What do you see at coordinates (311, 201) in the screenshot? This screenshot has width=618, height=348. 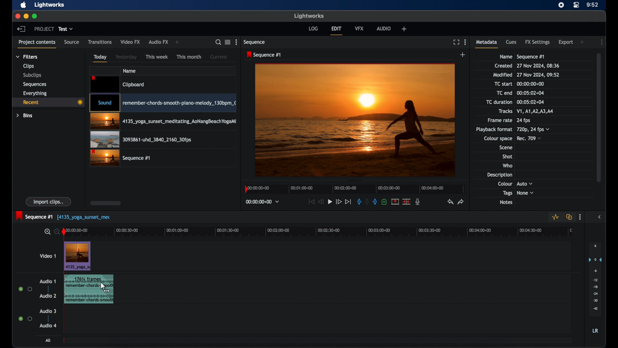 I see `jump to start` at bounding box center [311, 201].